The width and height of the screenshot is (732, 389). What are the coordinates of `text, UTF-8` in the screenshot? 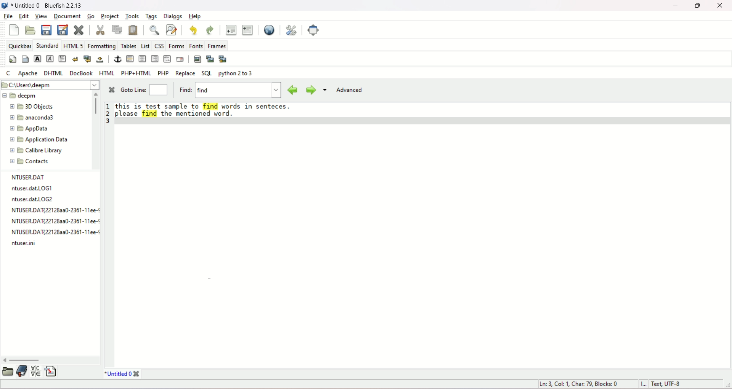 It's located at (665, 384).